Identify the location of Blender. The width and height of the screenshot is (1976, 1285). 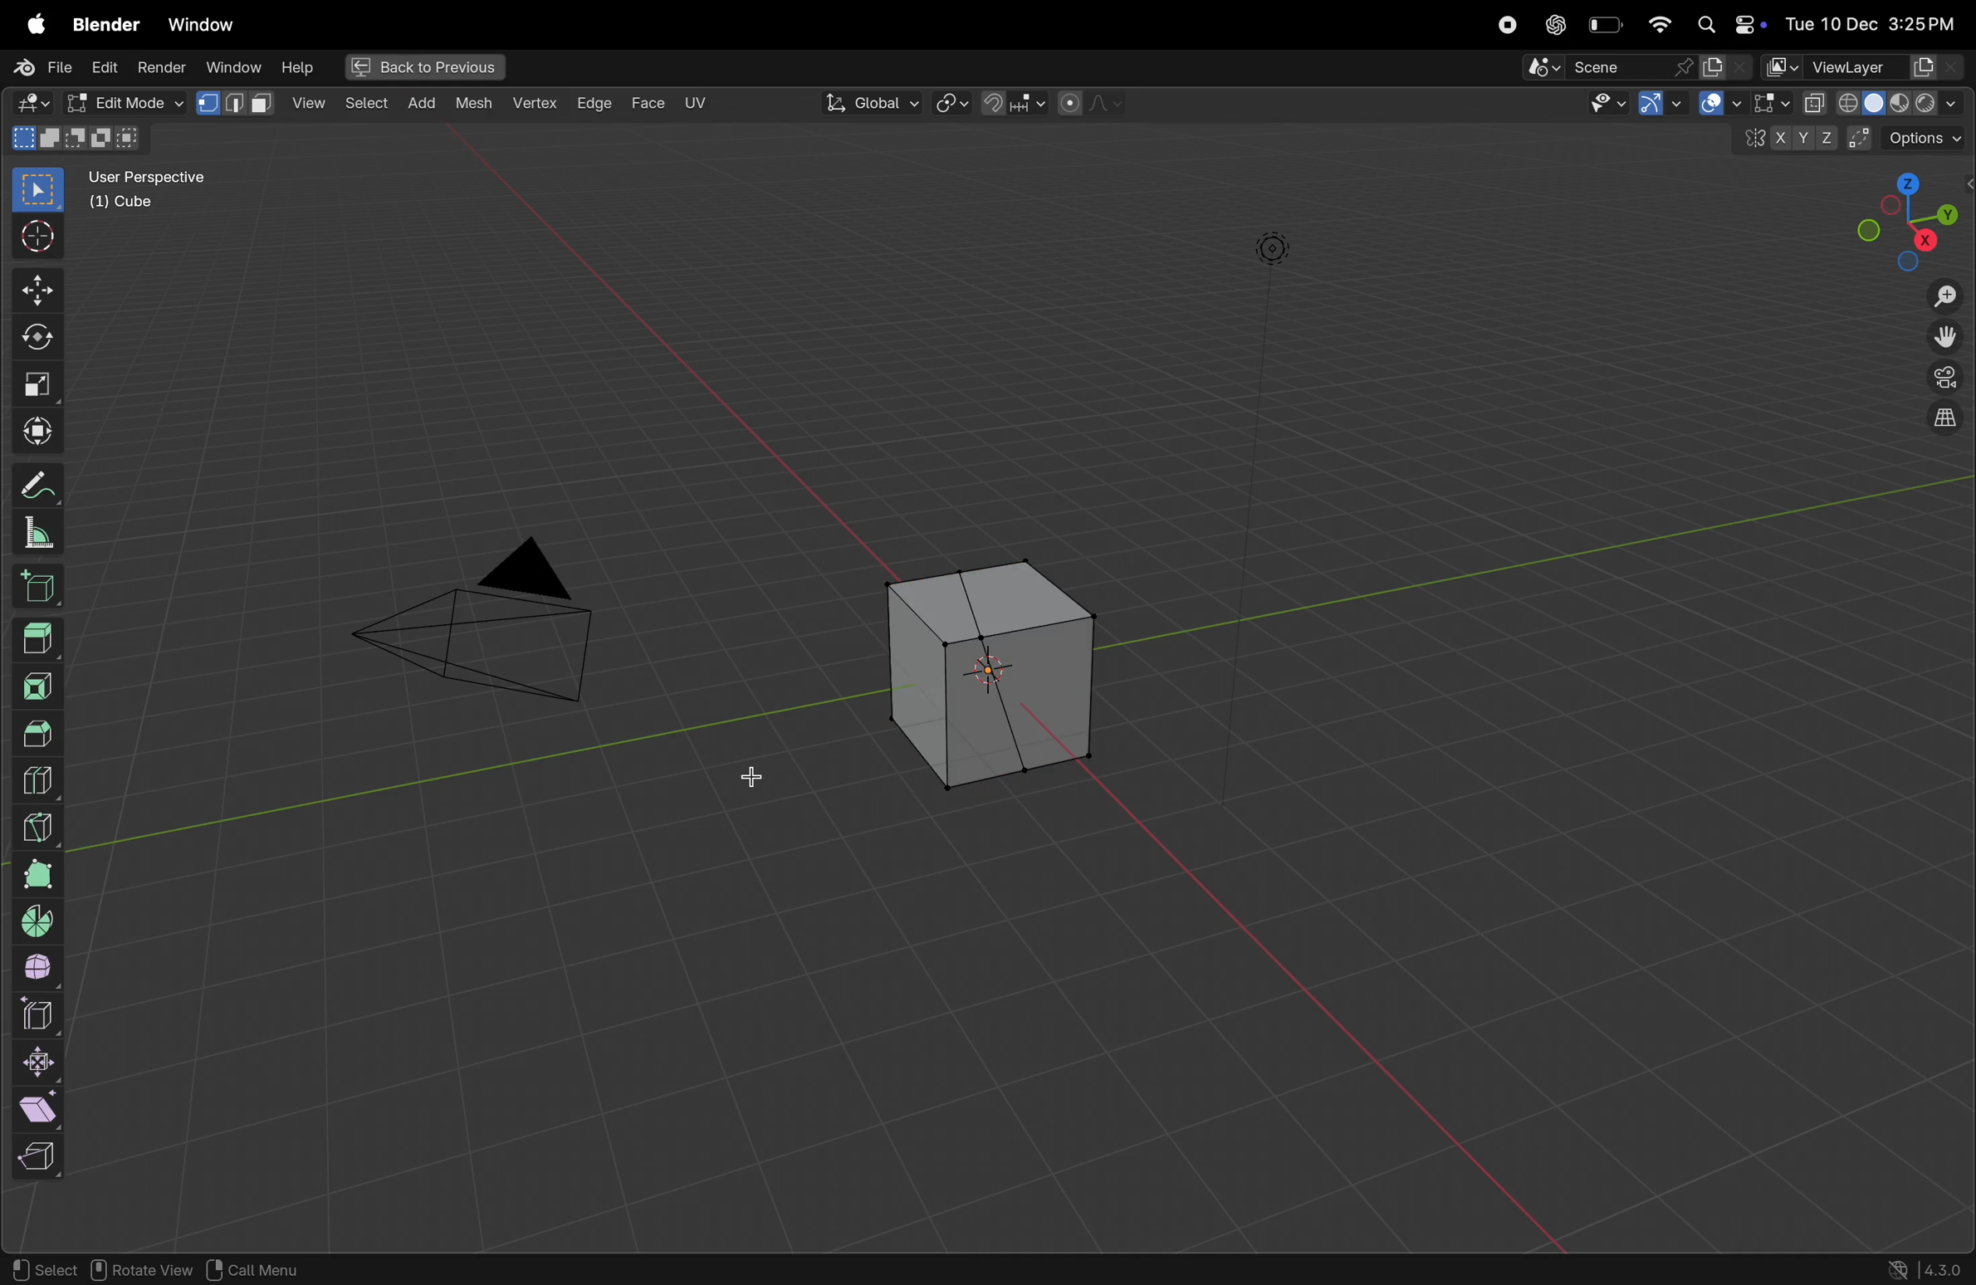
(103, 23).